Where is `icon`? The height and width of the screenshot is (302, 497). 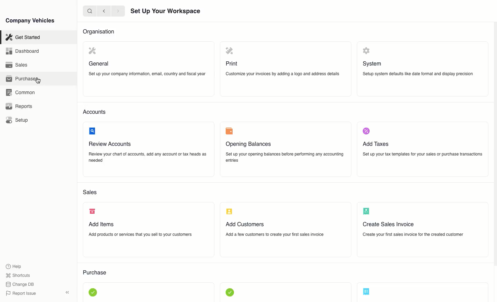
icon is located at coordinates (230, 52).